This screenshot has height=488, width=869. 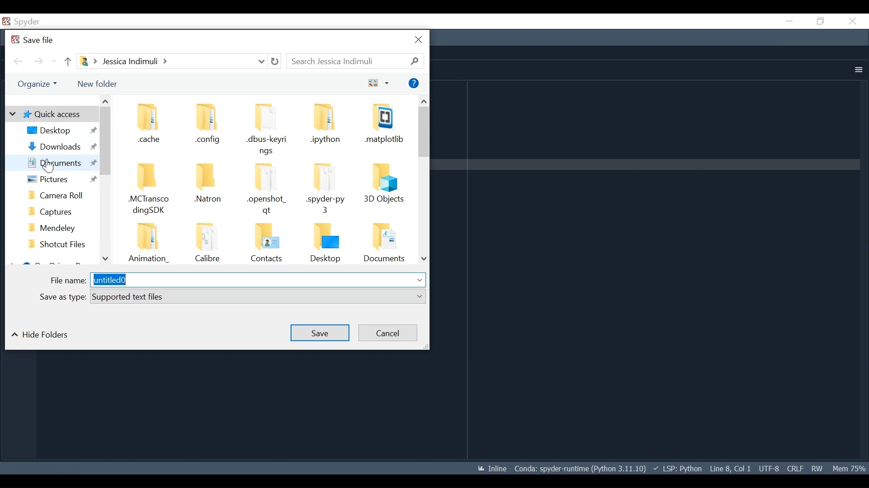 I want to click on Move Up, so click(x=68, y=62).